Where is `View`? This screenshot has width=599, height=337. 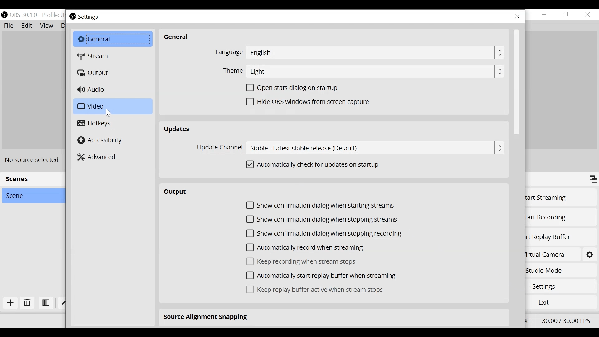
View is located at coordinates (46, 26).